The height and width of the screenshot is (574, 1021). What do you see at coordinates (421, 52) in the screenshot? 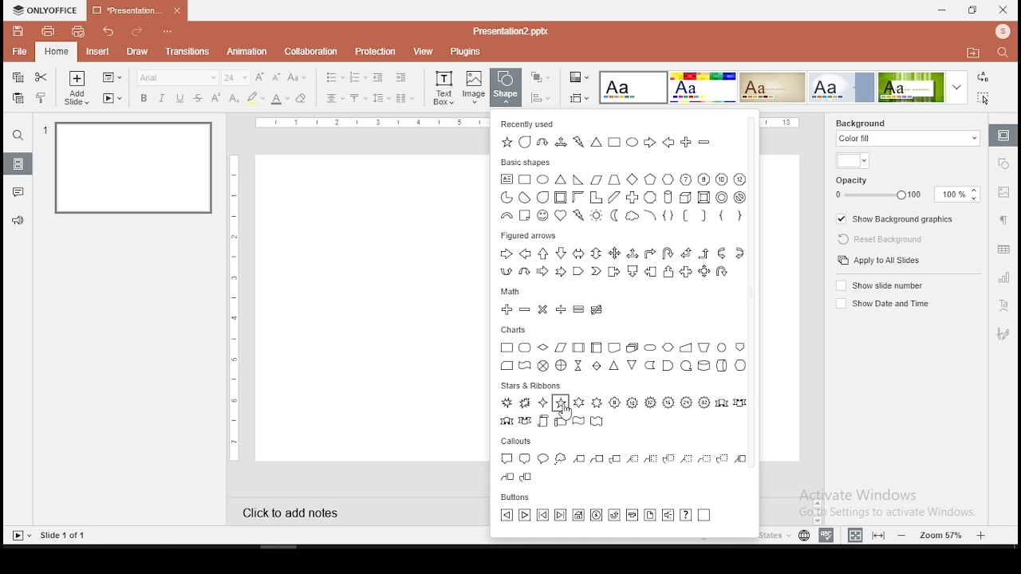
I see `view` at bounding box center [421, 52].